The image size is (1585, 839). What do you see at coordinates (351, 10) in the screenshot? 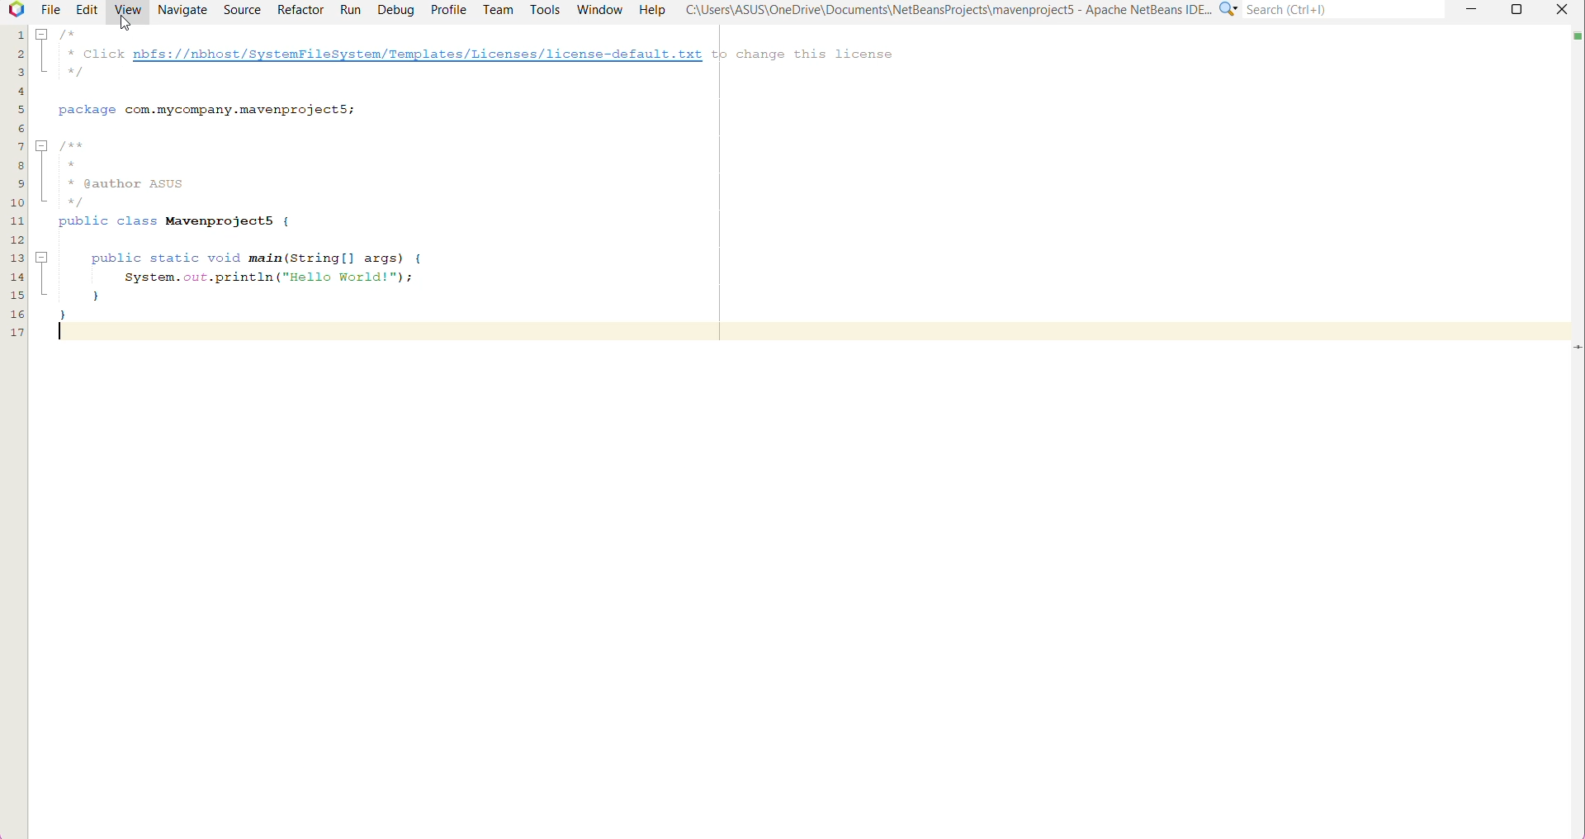
I see `Run` at bounding box center [351, 10].